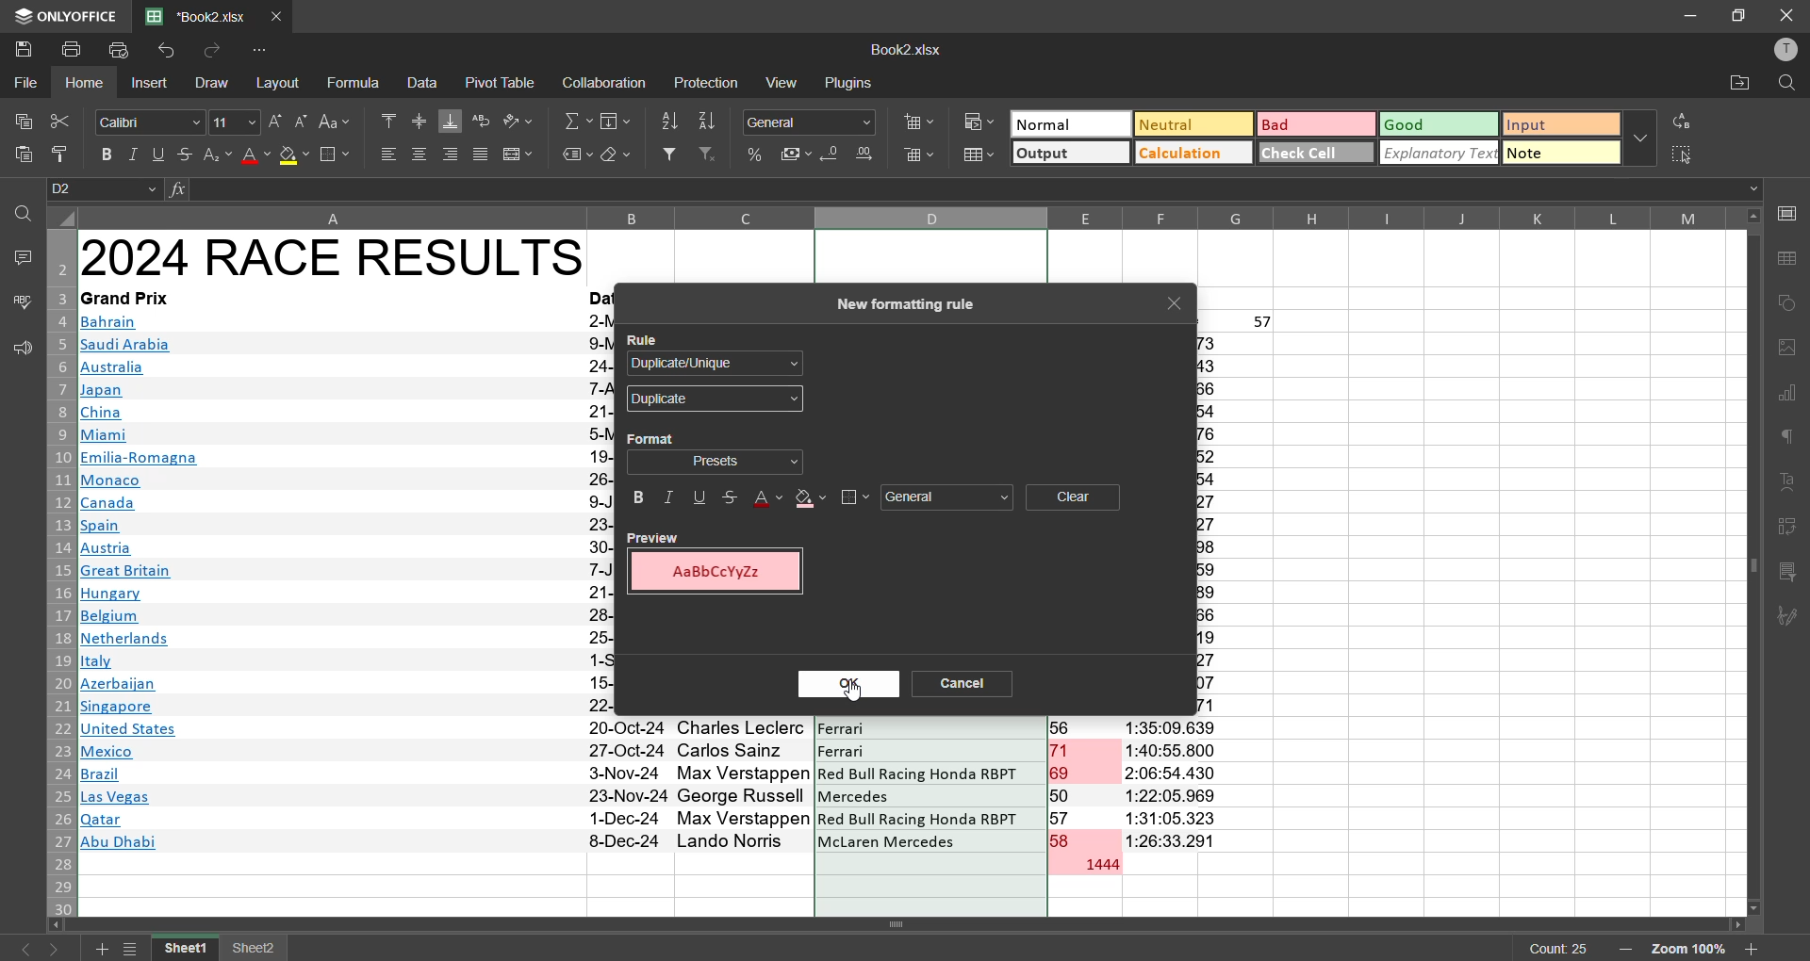 The width and height of the screenshot is (1810, 961). I want to click on fill color, so click(294, 156).